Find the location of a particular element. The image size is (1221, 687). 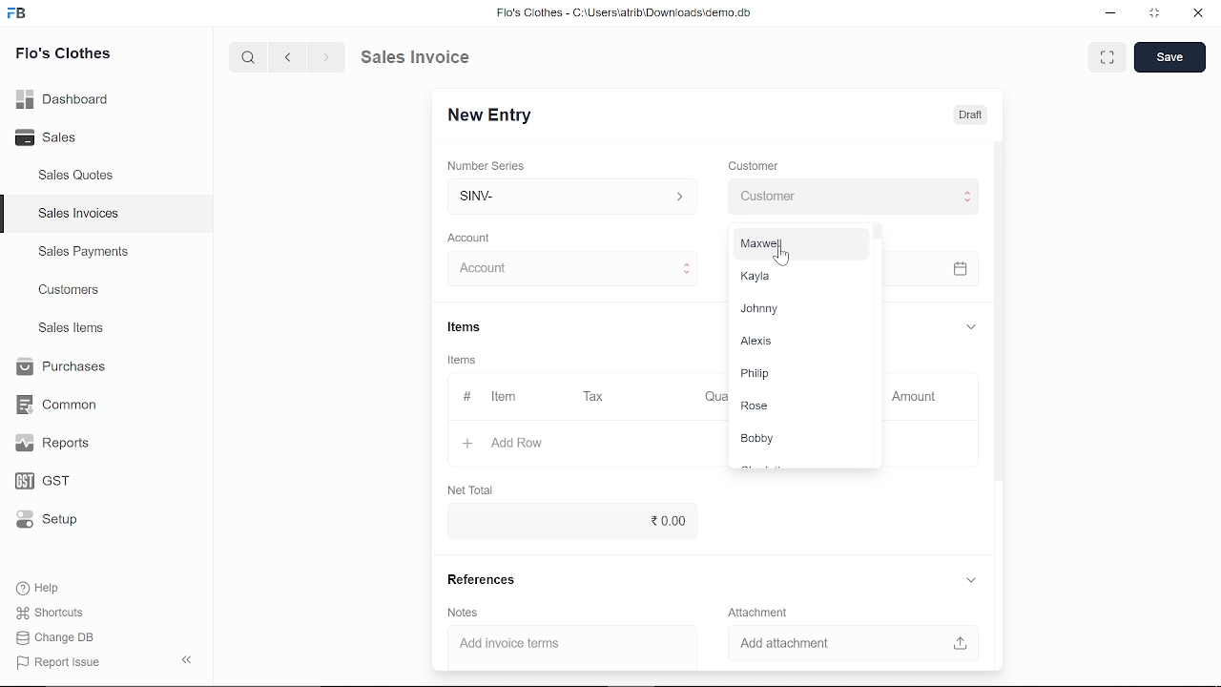

Shortcuts is located at coordinates (60, 614).